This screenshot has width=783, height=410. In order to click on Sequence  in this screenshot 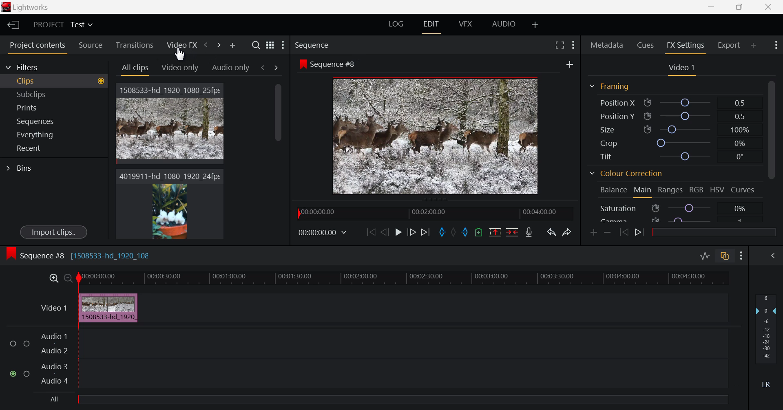, I will do `click(314, 45)`.